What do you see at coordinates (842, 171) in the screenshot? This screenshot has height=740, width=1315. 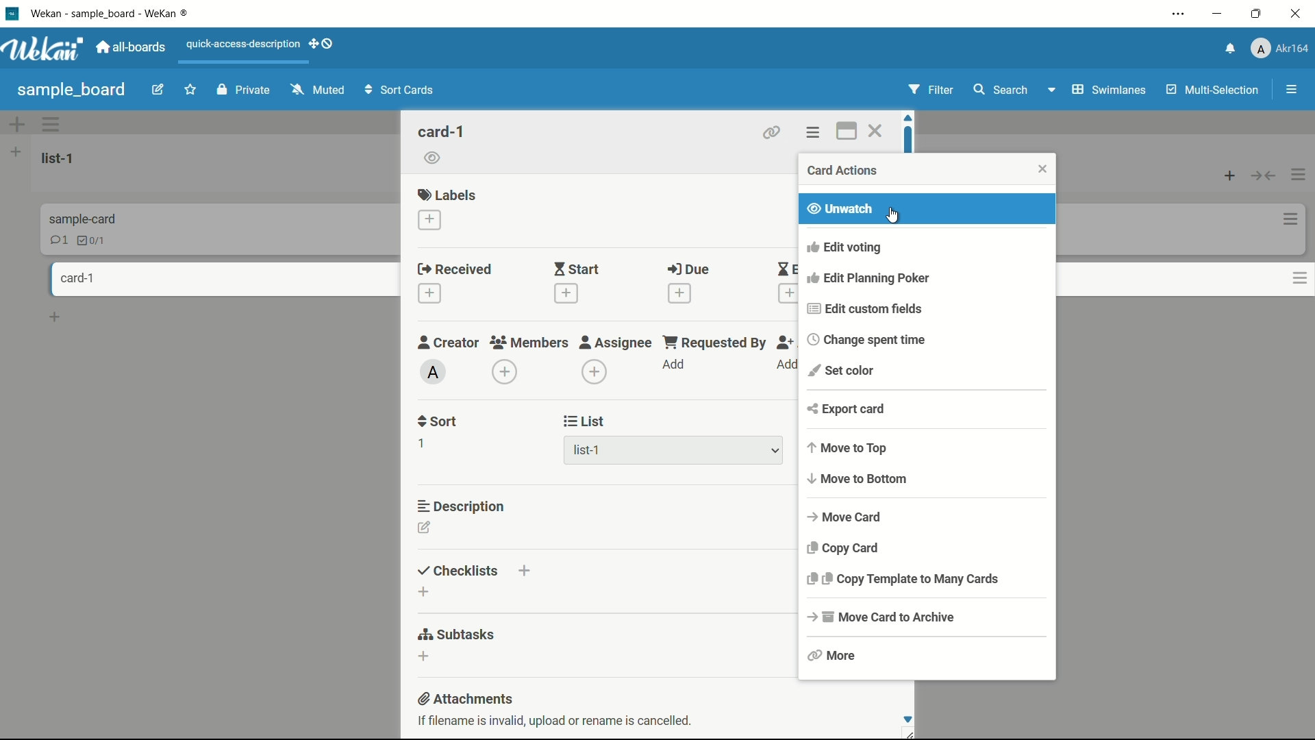 I see `card actions` at bounding box center [842, 171].